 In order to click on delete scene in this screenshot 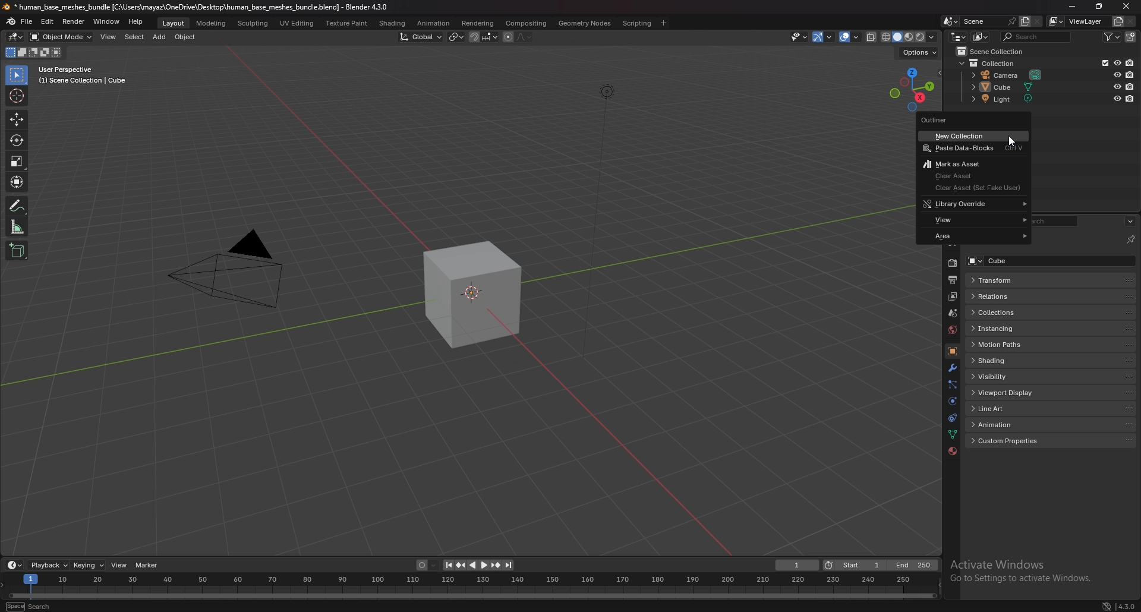, I will do `click(1038, 21)`.